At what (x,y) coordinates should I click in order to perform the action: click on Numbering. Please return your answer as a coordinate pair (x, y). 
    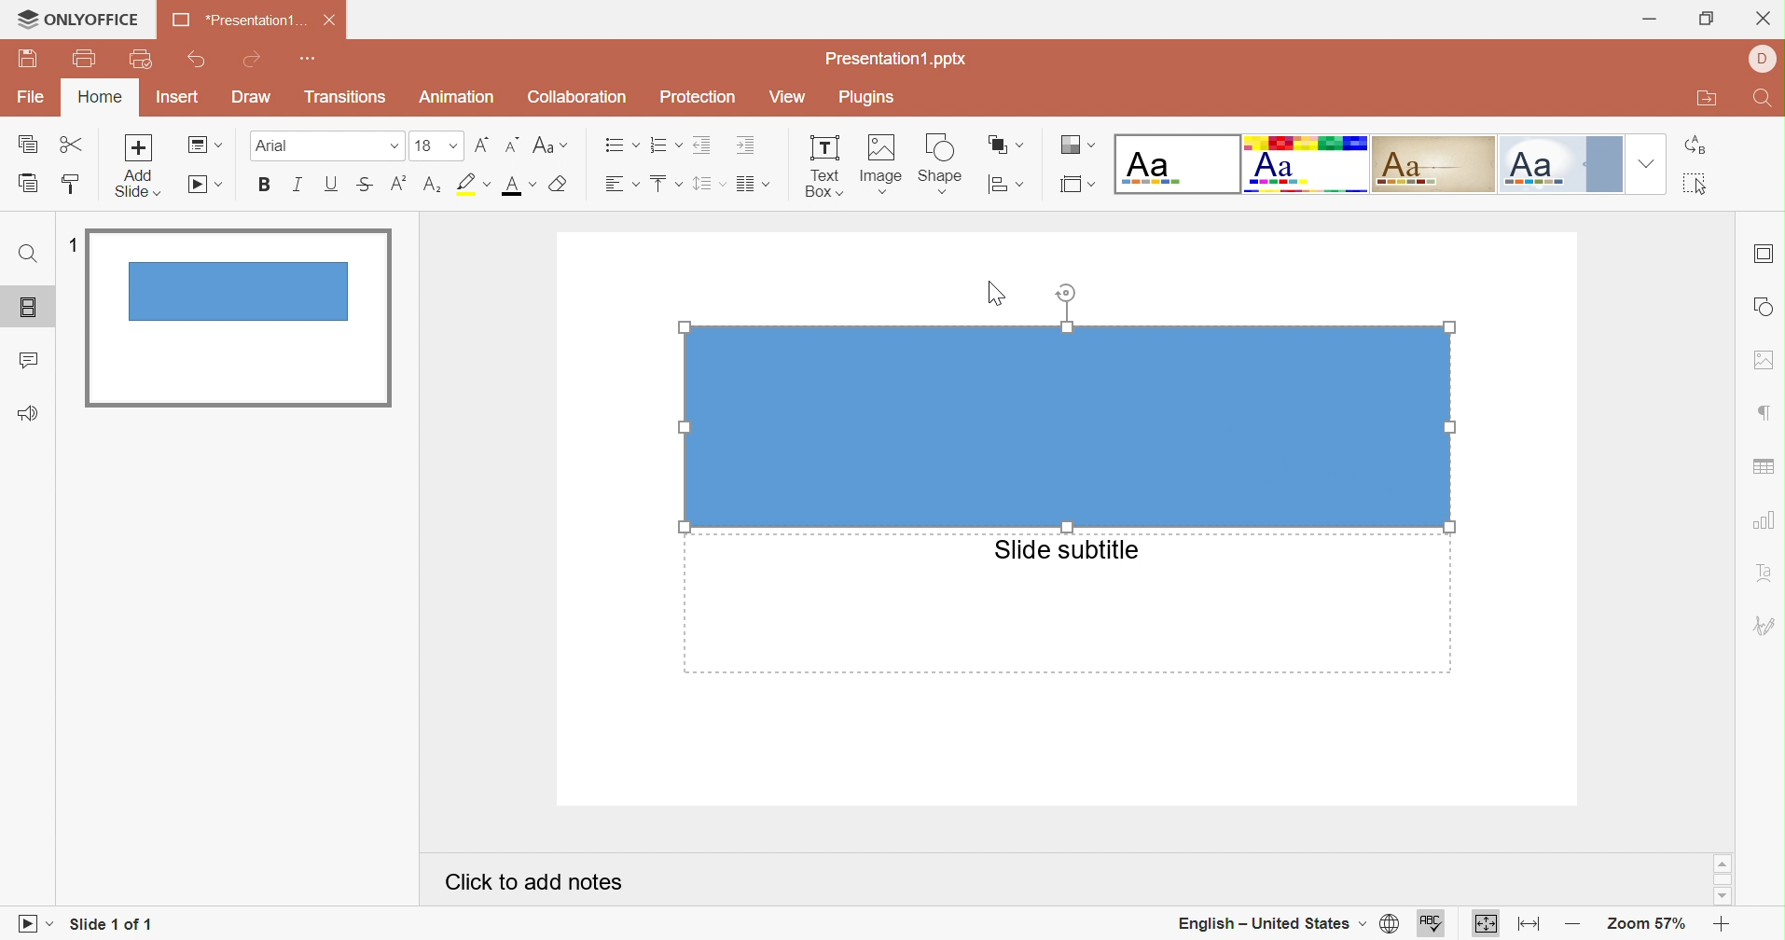
    Looking at the image, I should click on (666, 145).